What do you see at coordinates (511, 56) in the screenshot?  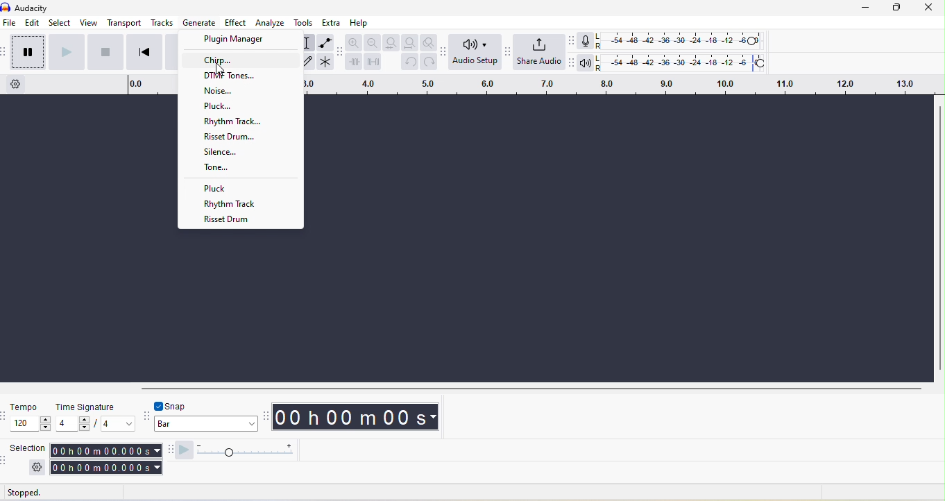 I see `audacity share audio toolbar` at bounding box center [511, 56].